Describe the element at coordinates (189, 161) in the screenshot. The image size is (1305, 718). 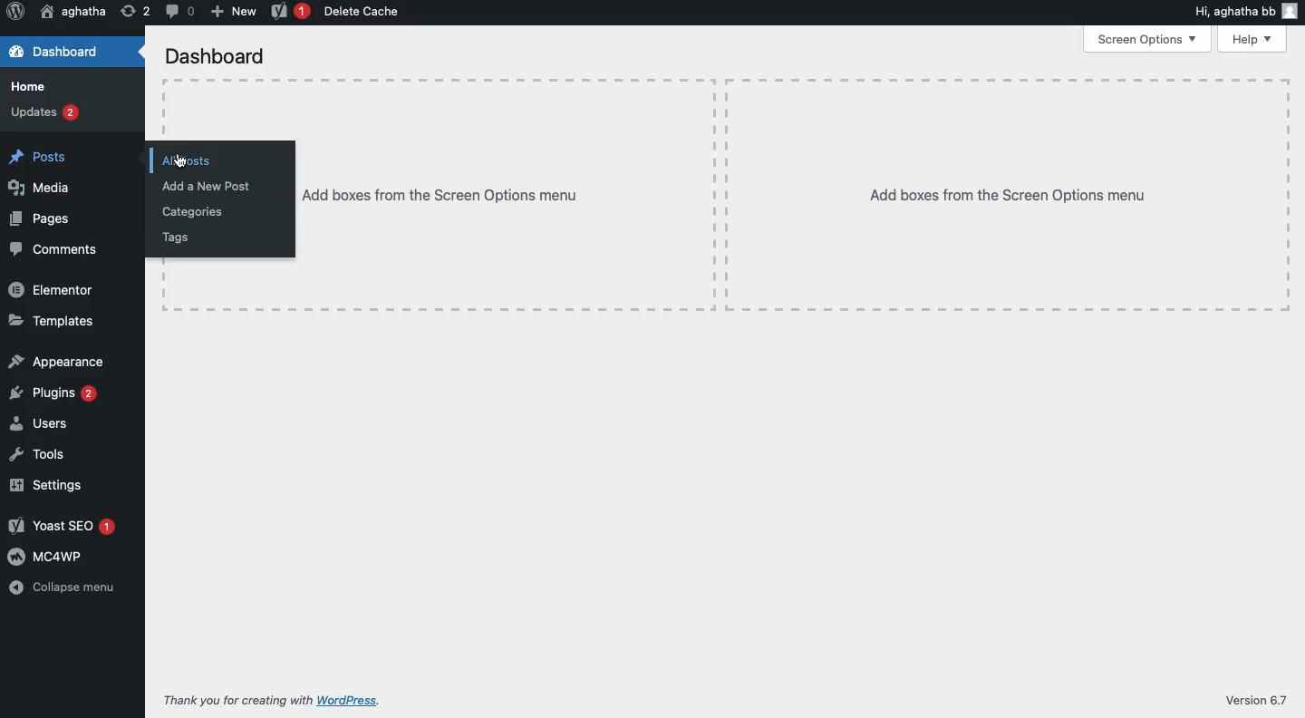
I see `All posts` at that location.